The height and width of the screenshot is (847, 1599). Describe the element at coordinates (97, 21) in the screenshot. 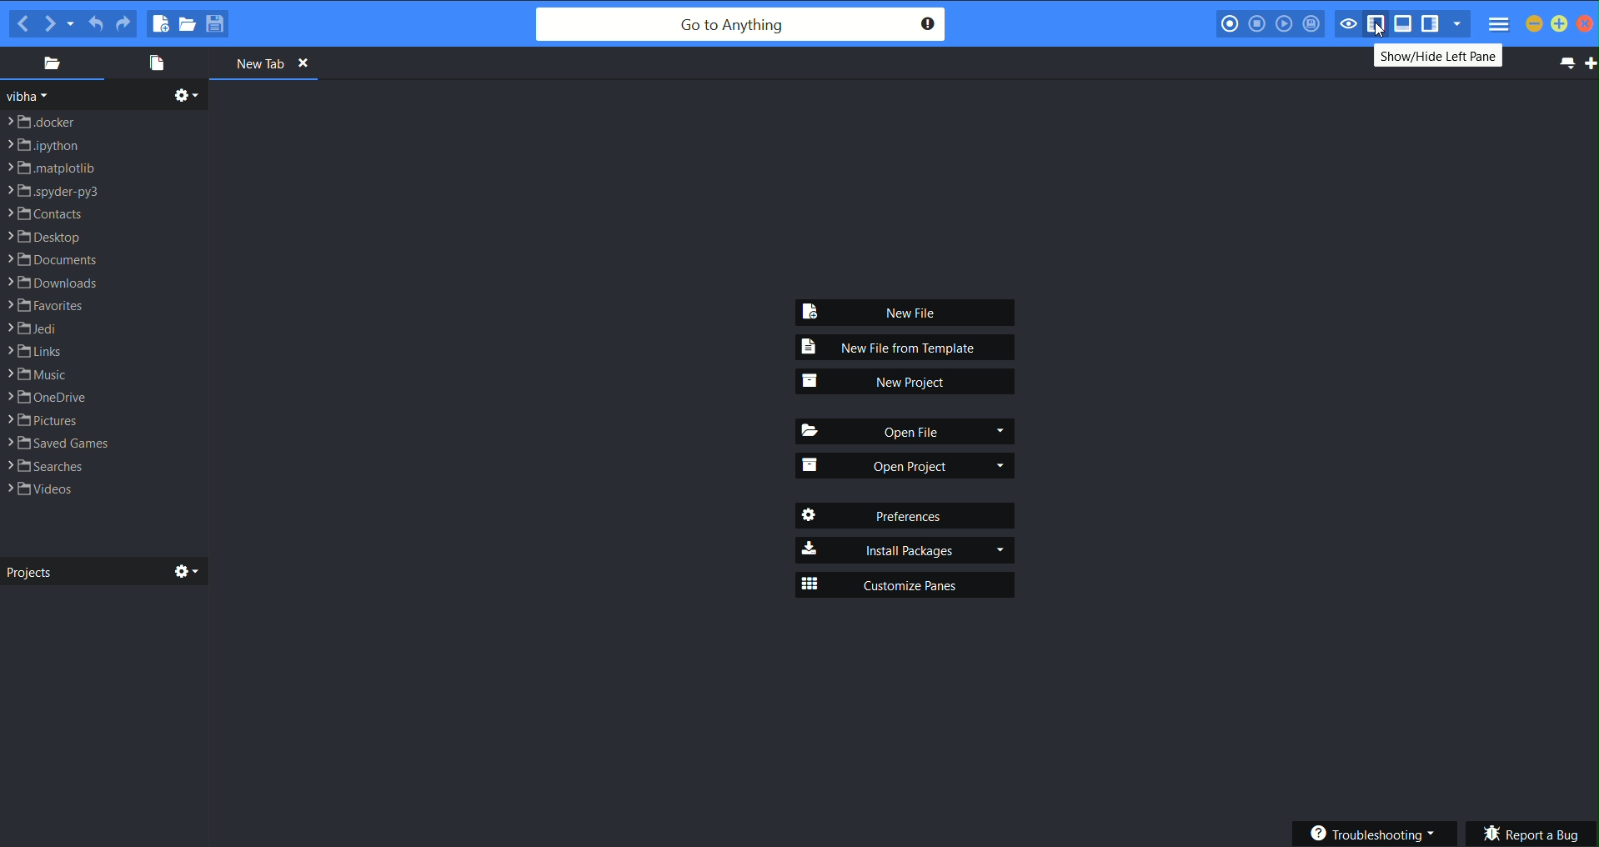

I see `undo ` at that location.